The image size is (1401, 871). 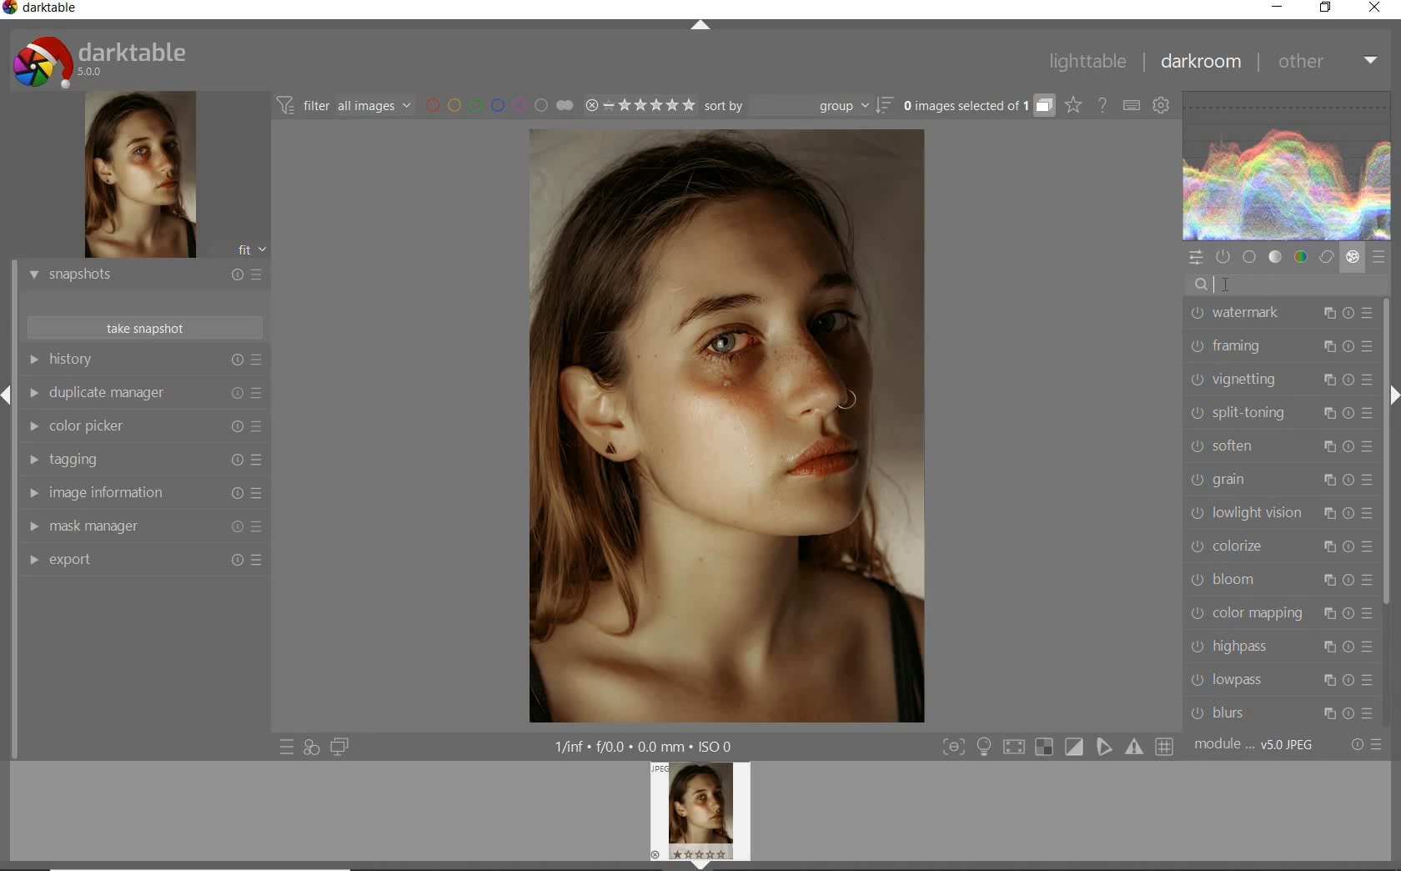 What do you see at coordinates (1281, 349) in the screenshot?
I see `framing` at bounding box center [1281, 349].